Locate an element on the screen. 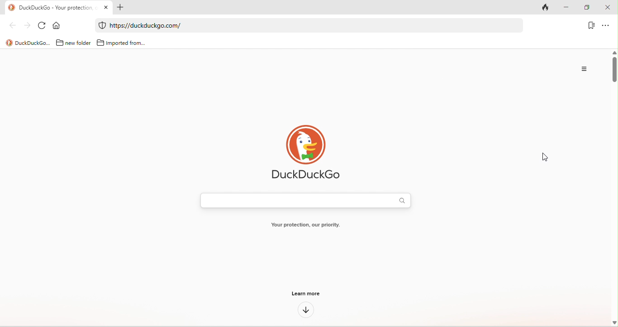 This screenshot has height=327, width=618. close is located at coordinates (609, 8).